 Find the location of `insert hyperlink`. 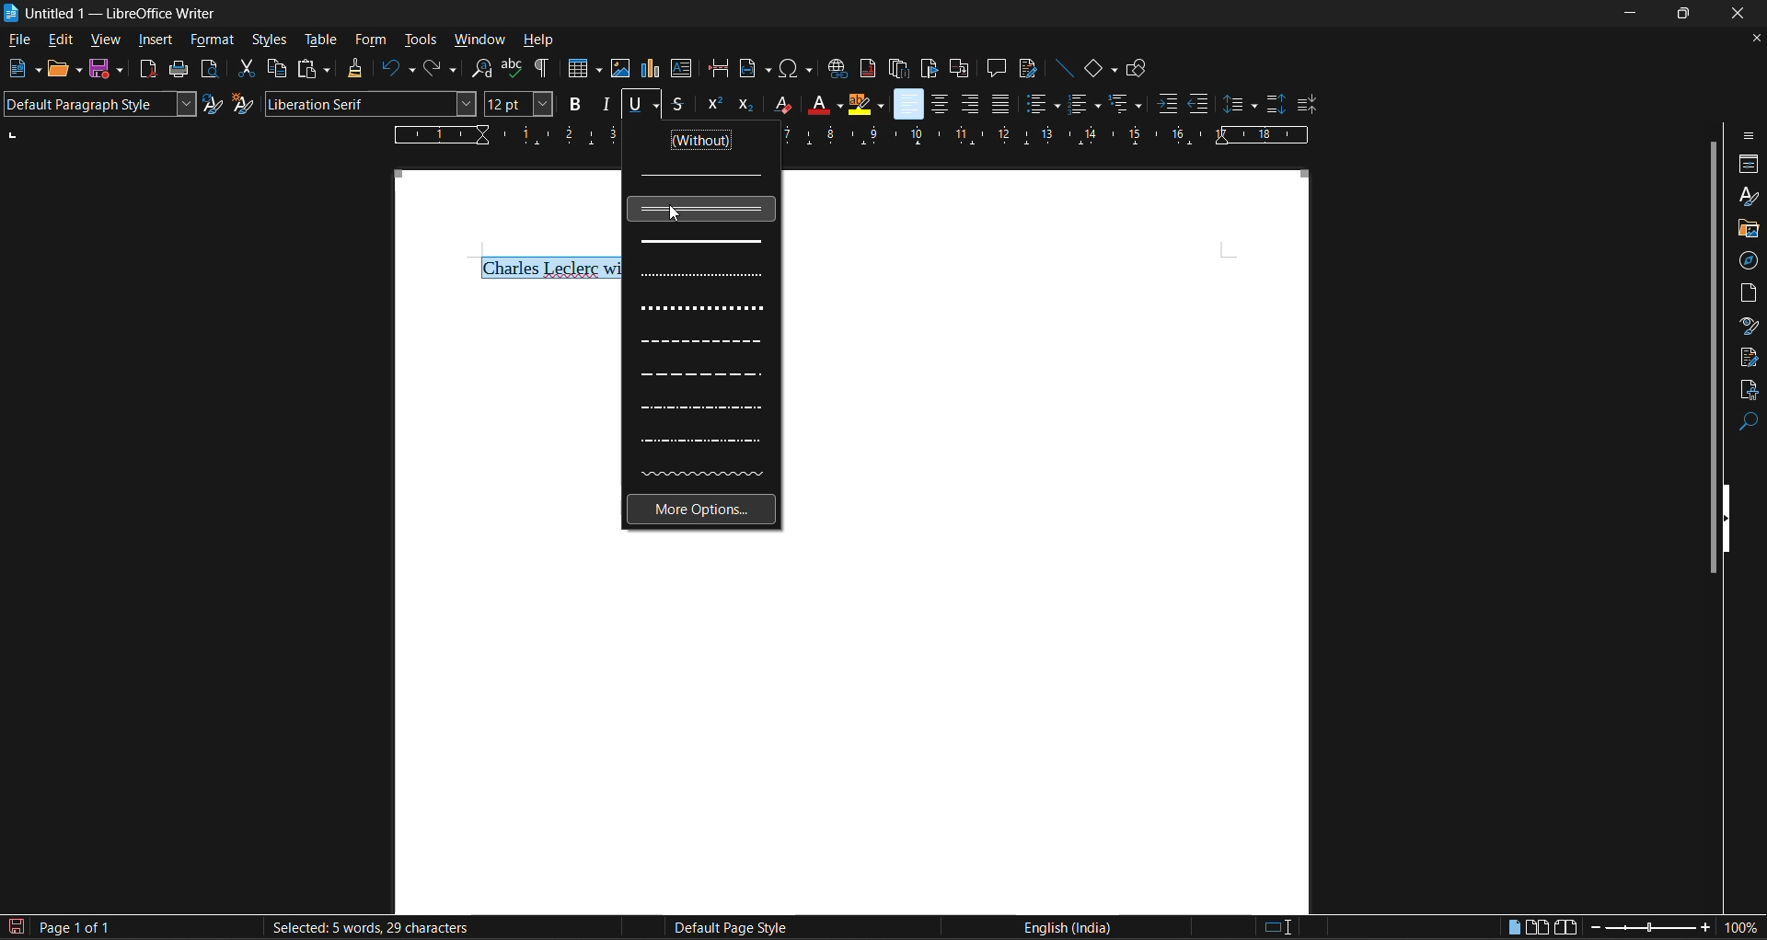

insert hyperlink is located at coordinates (838, 71).